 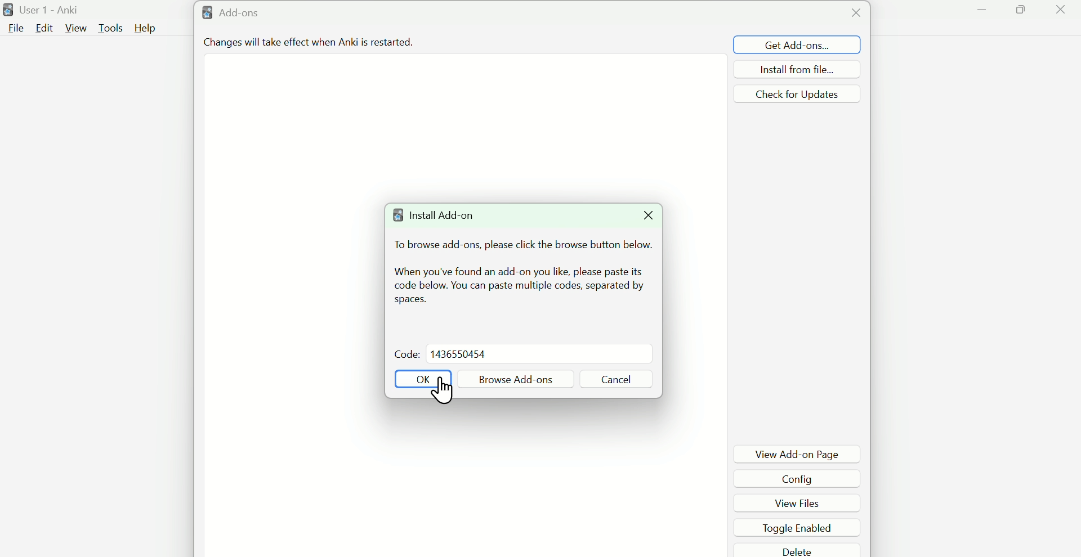 I want to click on View files, so click(x=802, y=502).